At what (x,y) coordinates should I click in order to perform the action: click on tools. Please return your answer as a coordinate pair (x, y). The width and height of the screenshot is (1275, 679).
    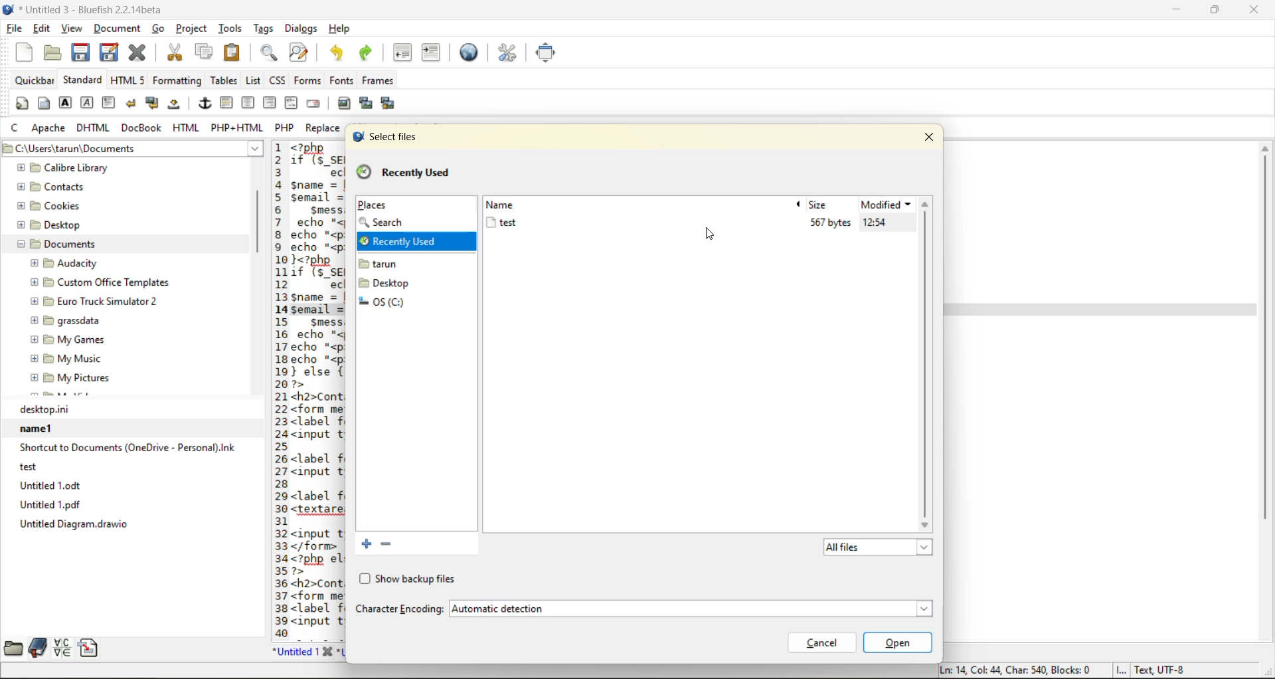
    Looking at the image, I should click on (231, 28).